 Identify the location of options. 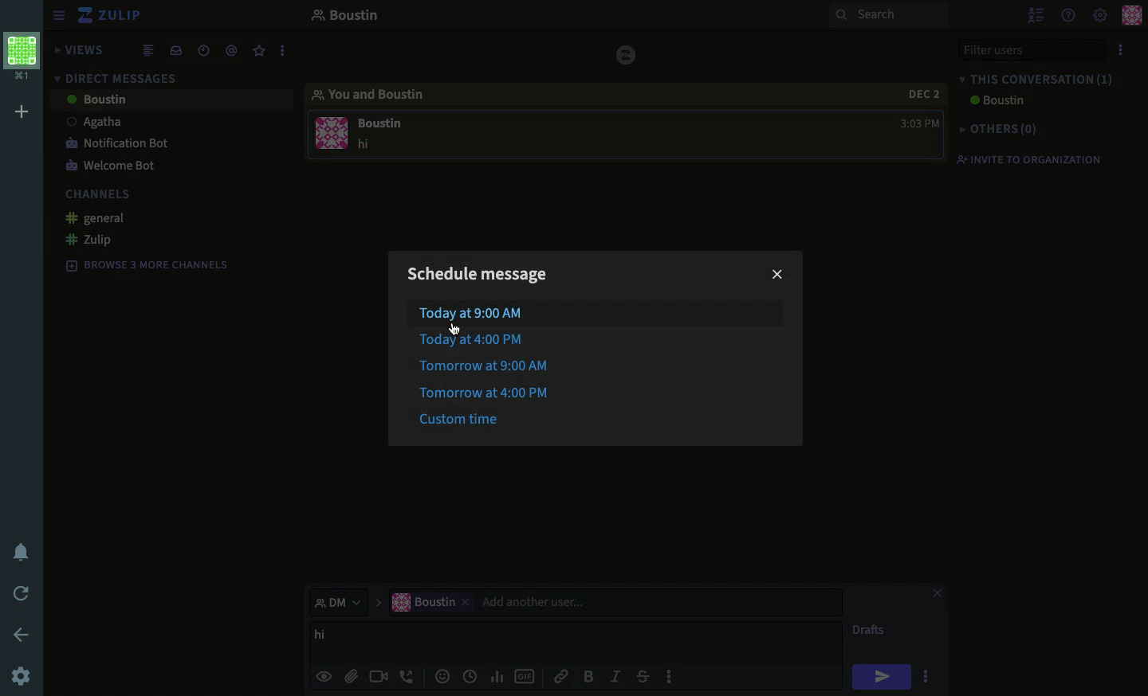
(927, 676).